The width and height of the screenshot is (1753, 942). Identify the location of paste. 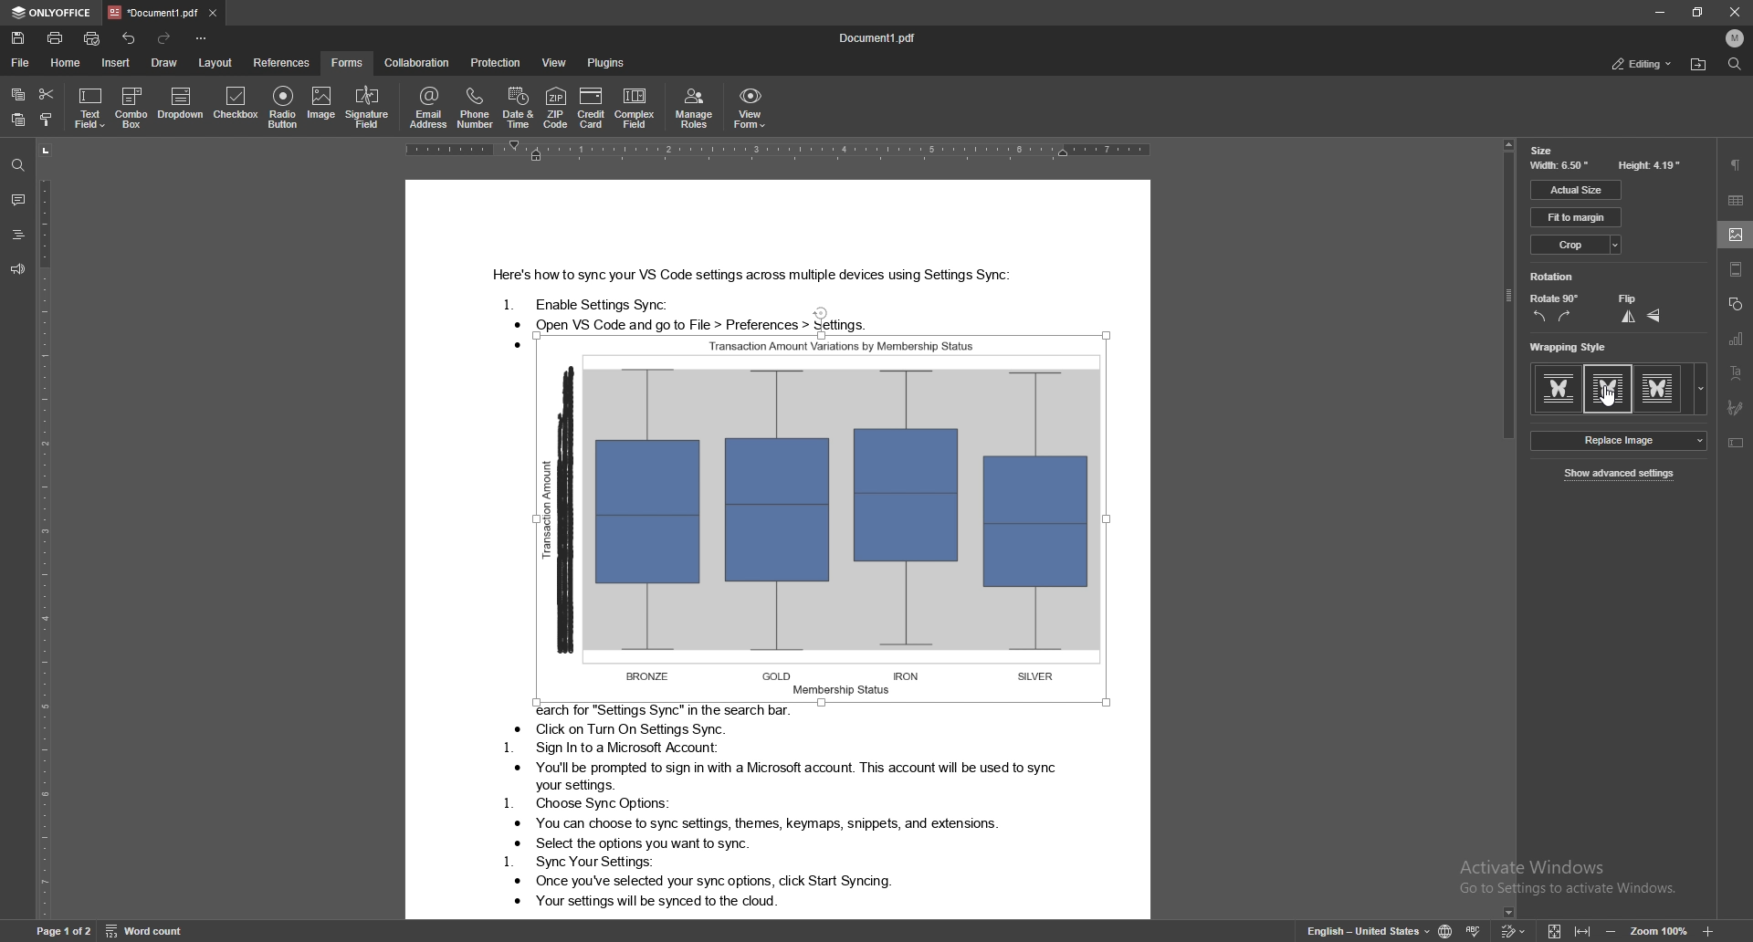
(17, 120).